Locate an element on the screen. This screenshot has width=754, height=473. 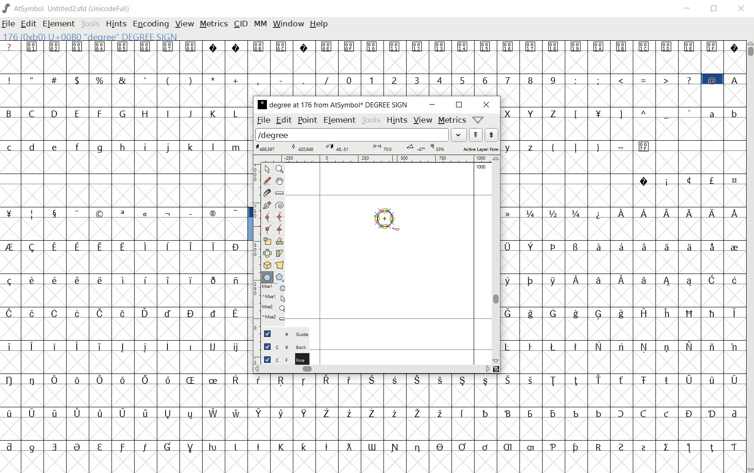
empty glyph slots is located at coordinates (126, 397).